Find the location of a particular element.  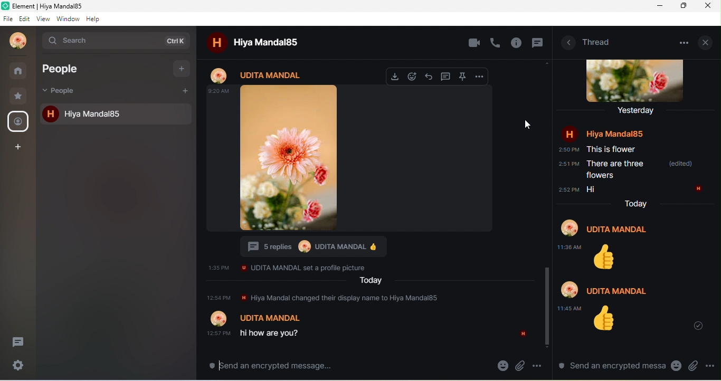

There are three flowers is located at coordinates (616, 170).